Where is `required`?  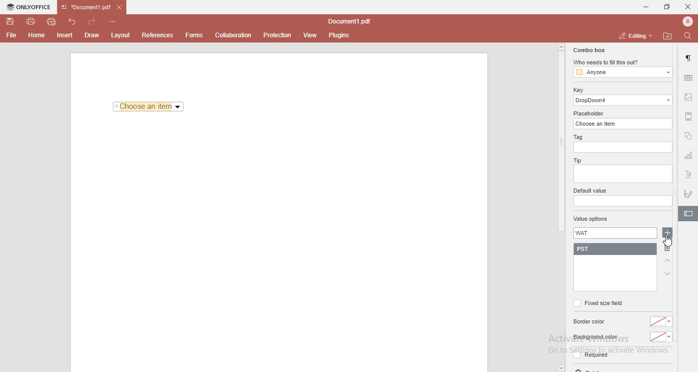 required is located at coordinates (590, 357).